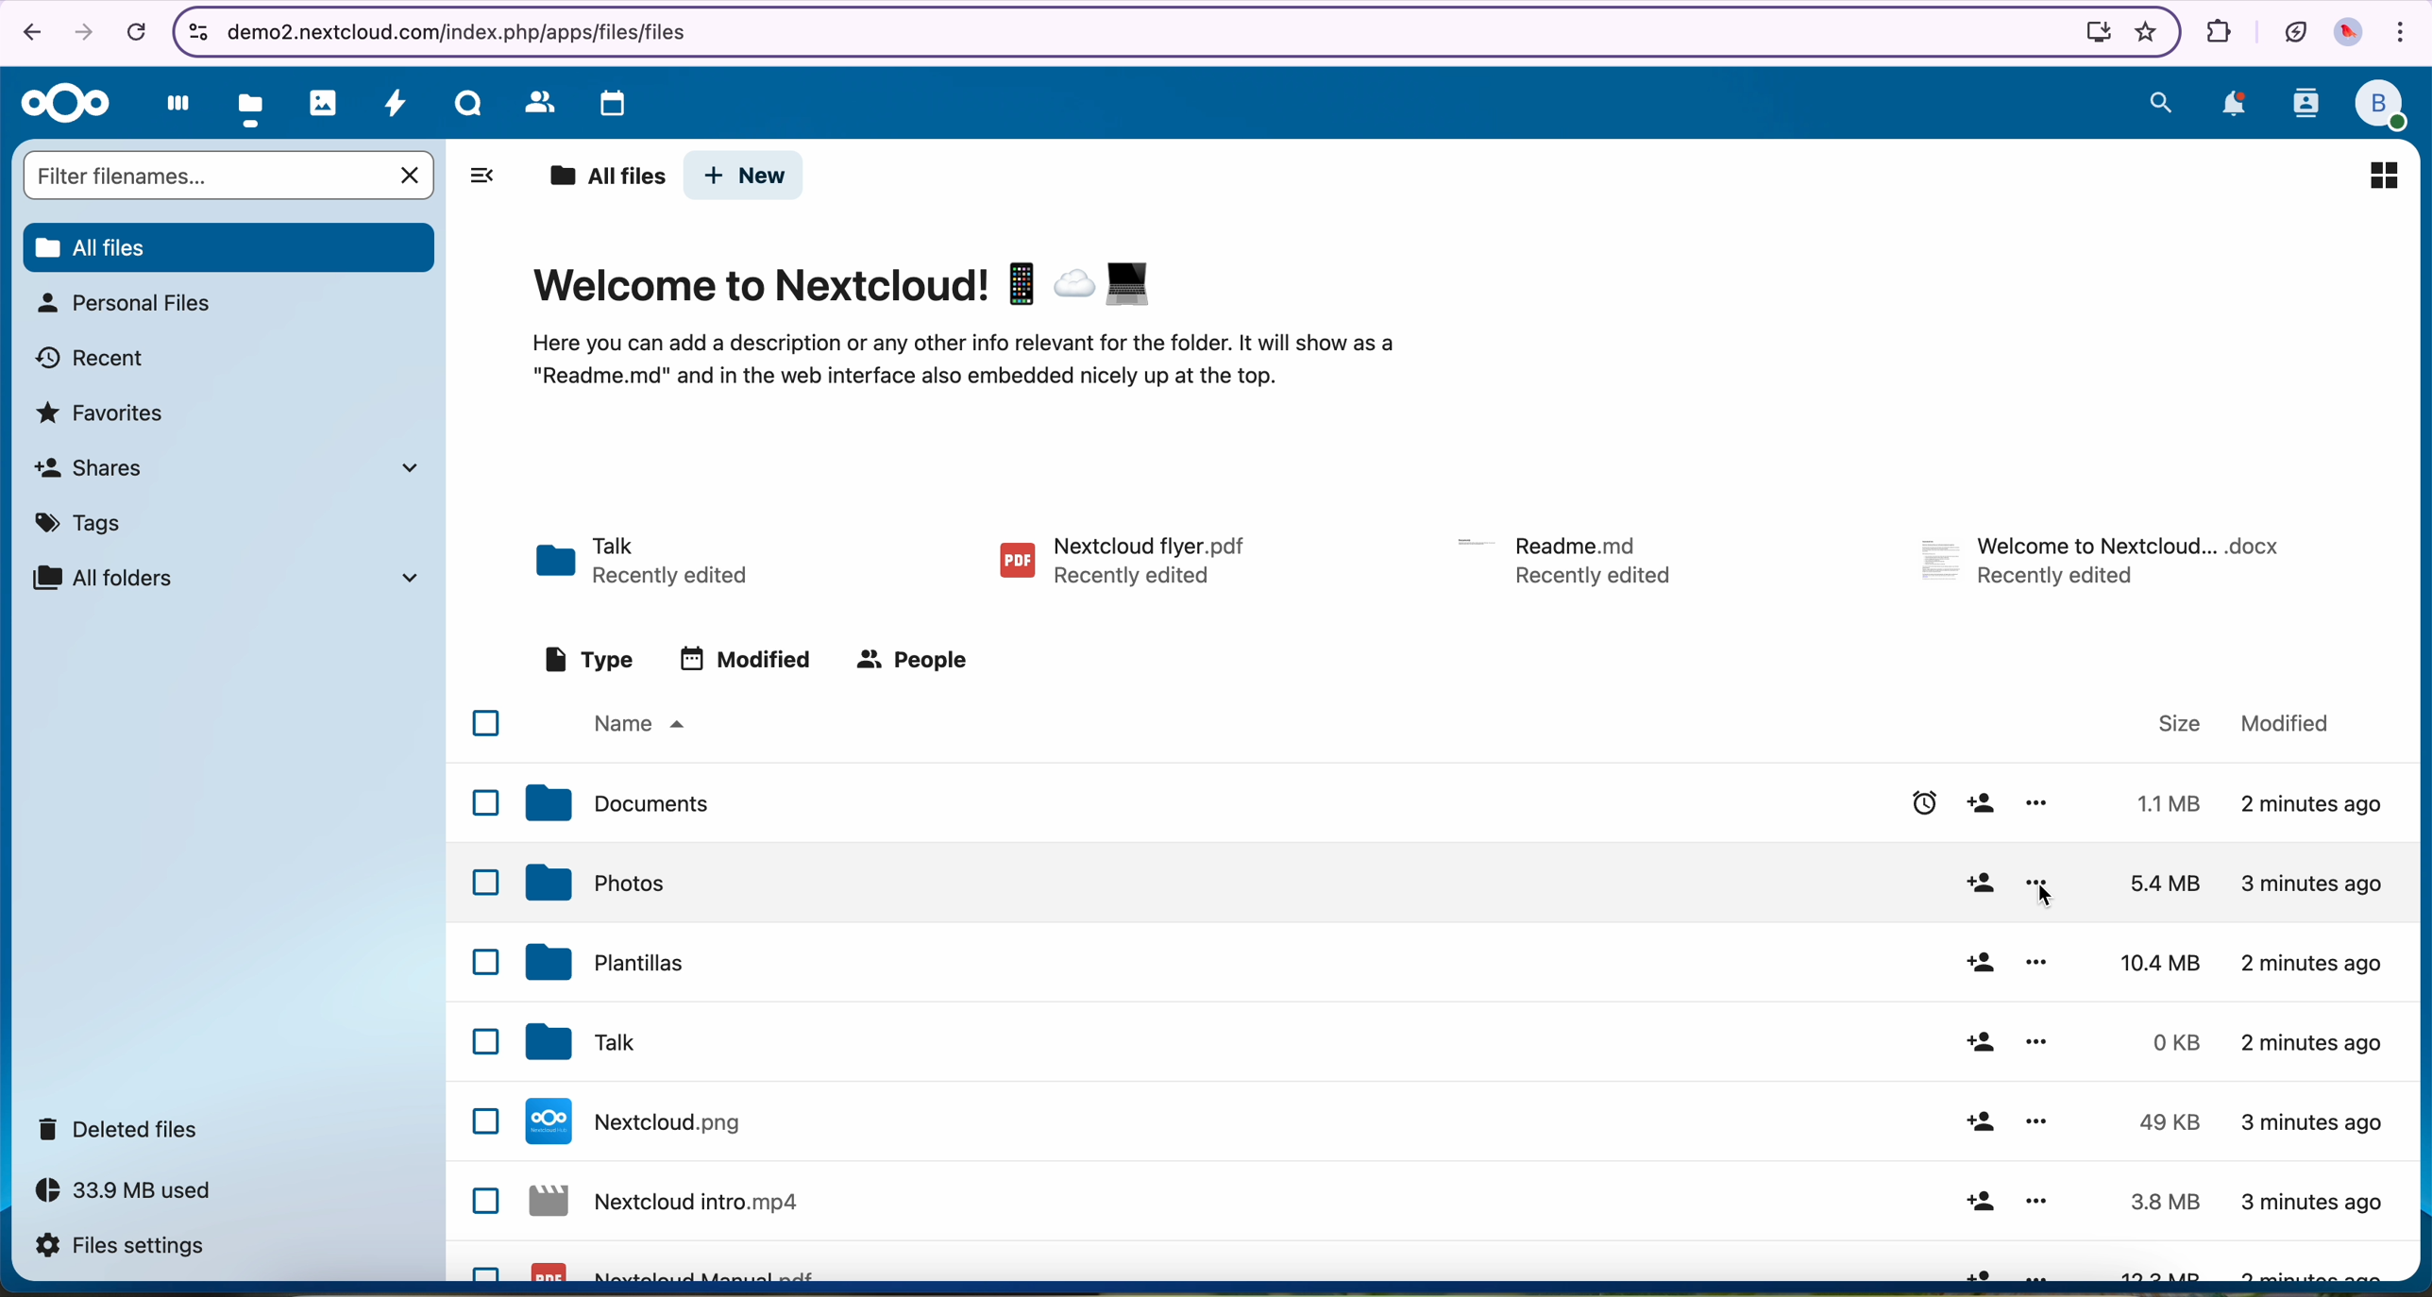 This screenshot has height=1297, width=2432. Describe the element at coordinates (1918, 803) in the screenshot. I see `enable reminder` at that location.